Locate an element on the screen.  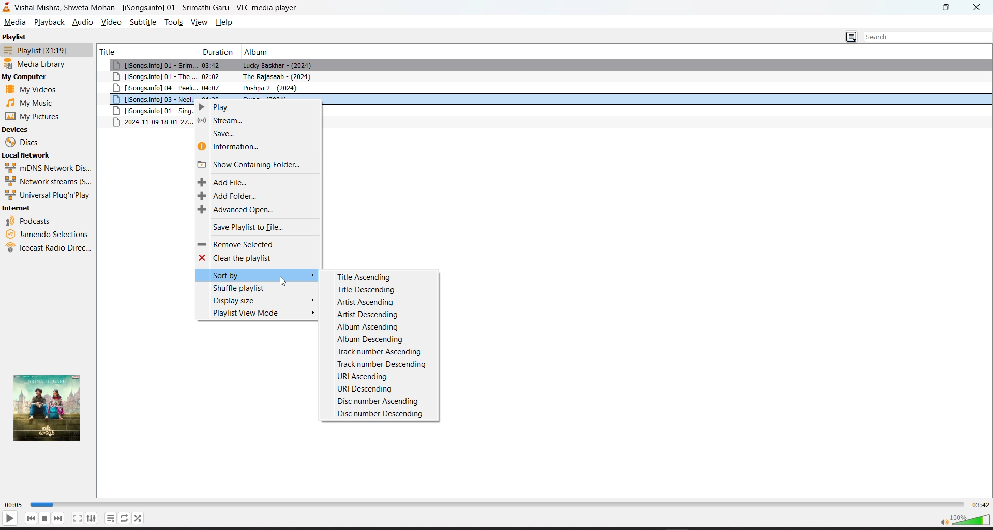
tools is located at coordinates (174, 22).